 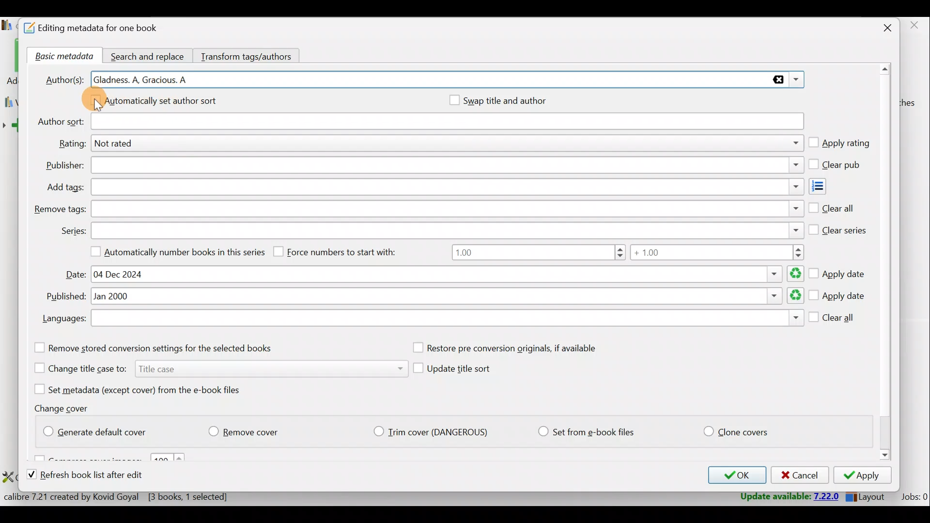 What do you see at coordinates (134, 496) in the screenshot?
I see `Statistics` at bounding box center [134, 496].